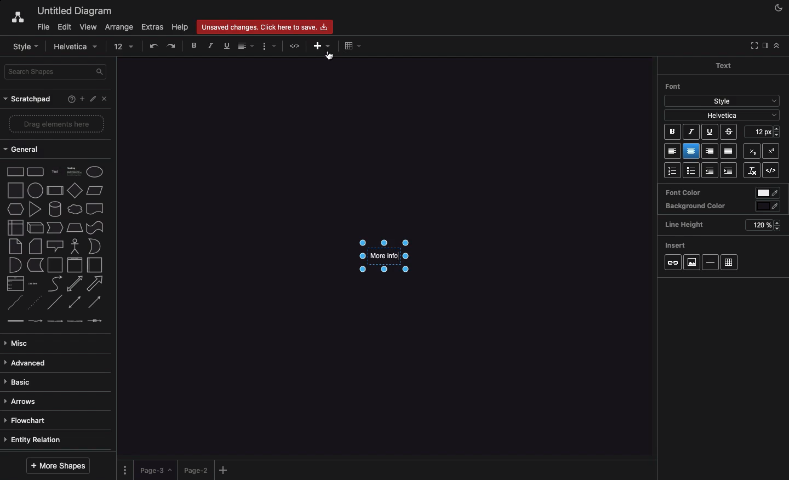 Image resolution: width=789 pixels, height=480 pixels. What do you see at coordinates (153, 27) in the screenshot?
I see `Extras` at bounding box center [153, 27].